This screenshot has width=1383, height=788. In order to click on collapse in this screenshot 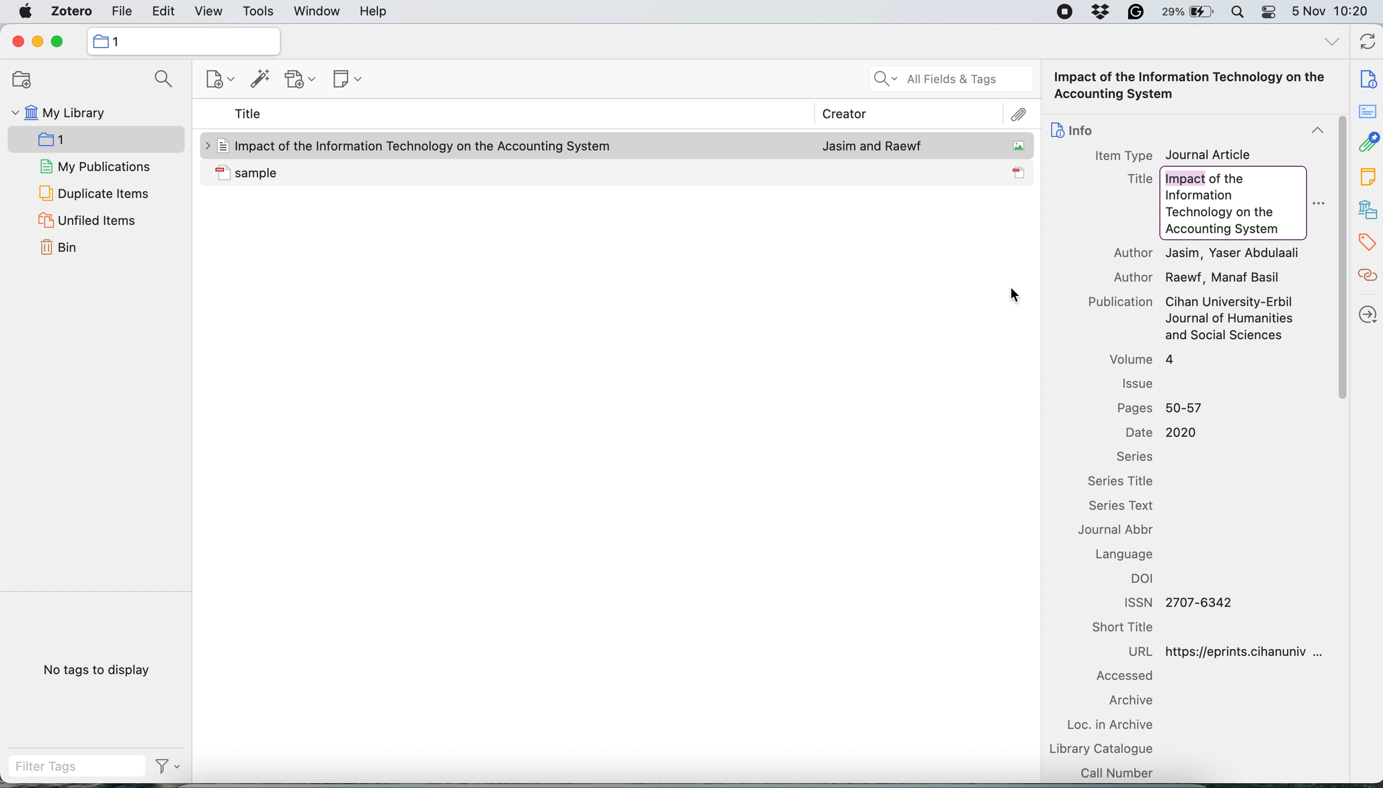, I will do `click(1317, 130)`.